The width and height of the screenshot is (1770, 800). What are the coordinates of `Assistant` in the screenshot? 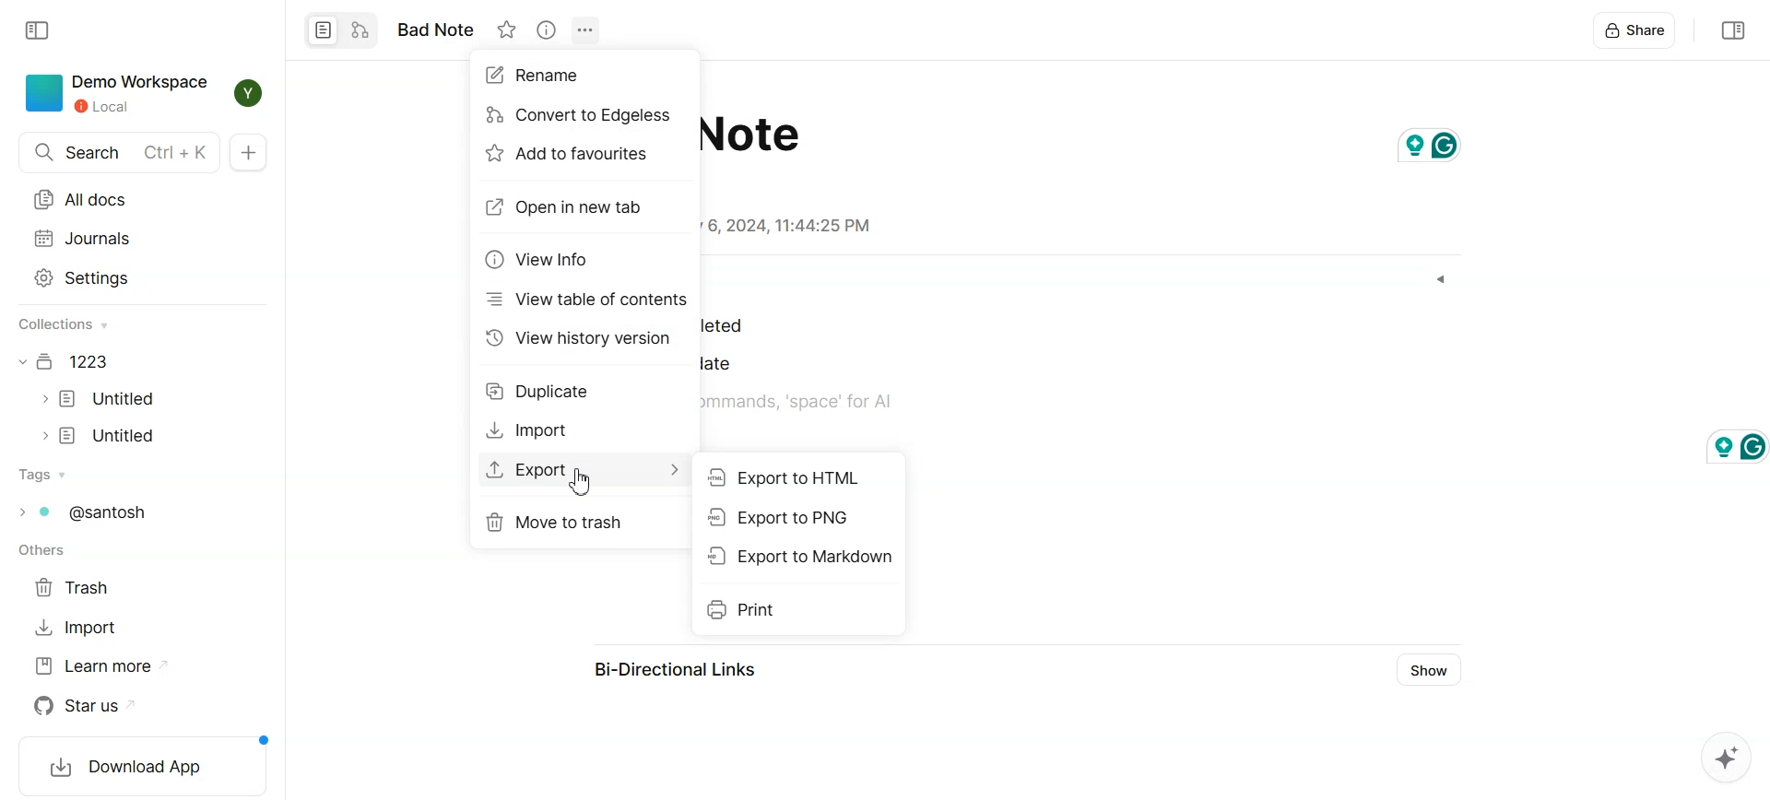 It's located at (1725, 758).